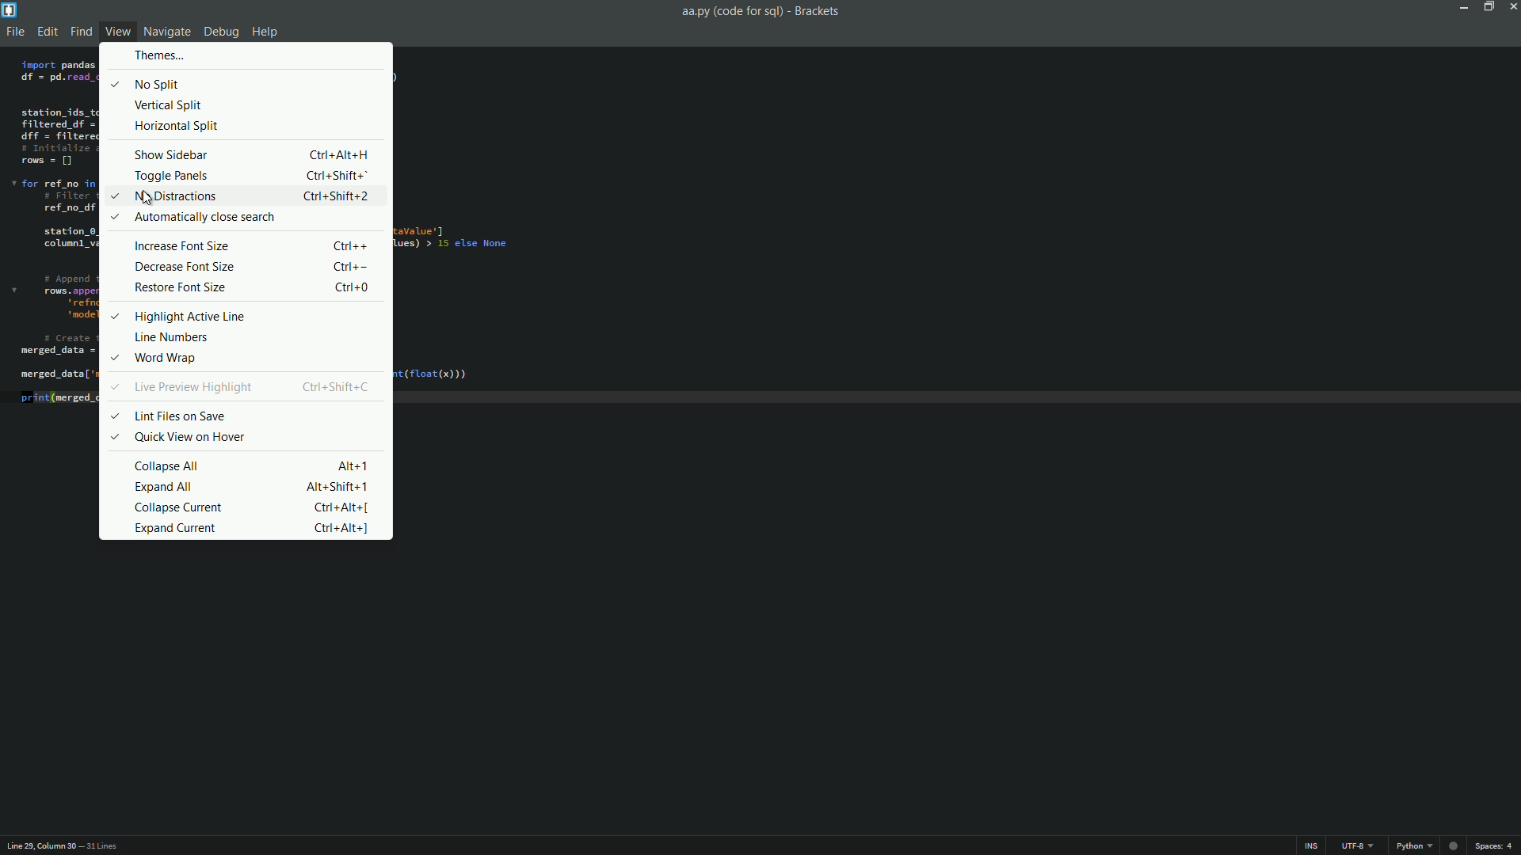  Describe the element at coordinates (1511, 7) in the screenshot. I see `close app button` at that location.